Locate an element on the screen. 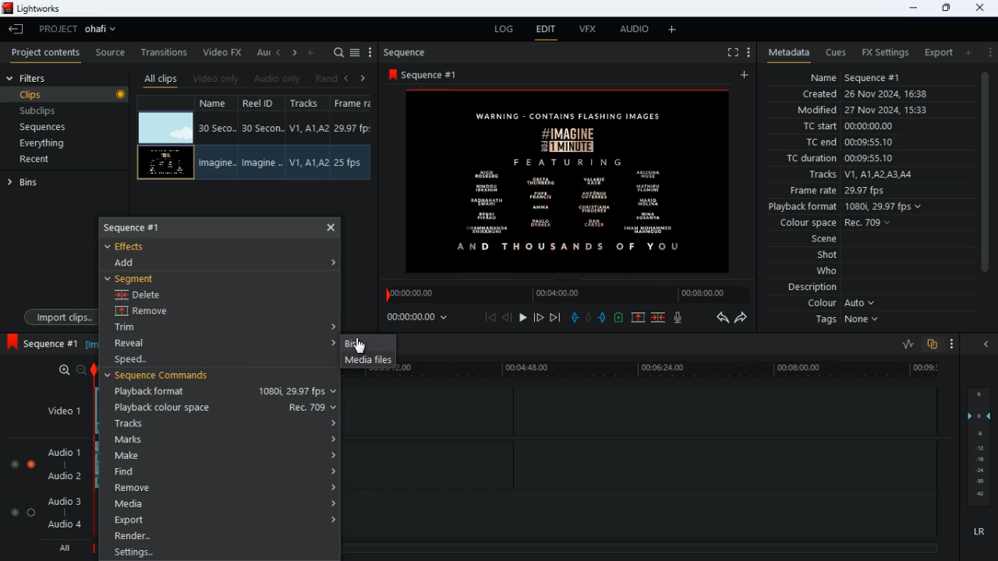 The height and width of the screenshot is (561, 998). Accordion is located at coordinates (335, 325).